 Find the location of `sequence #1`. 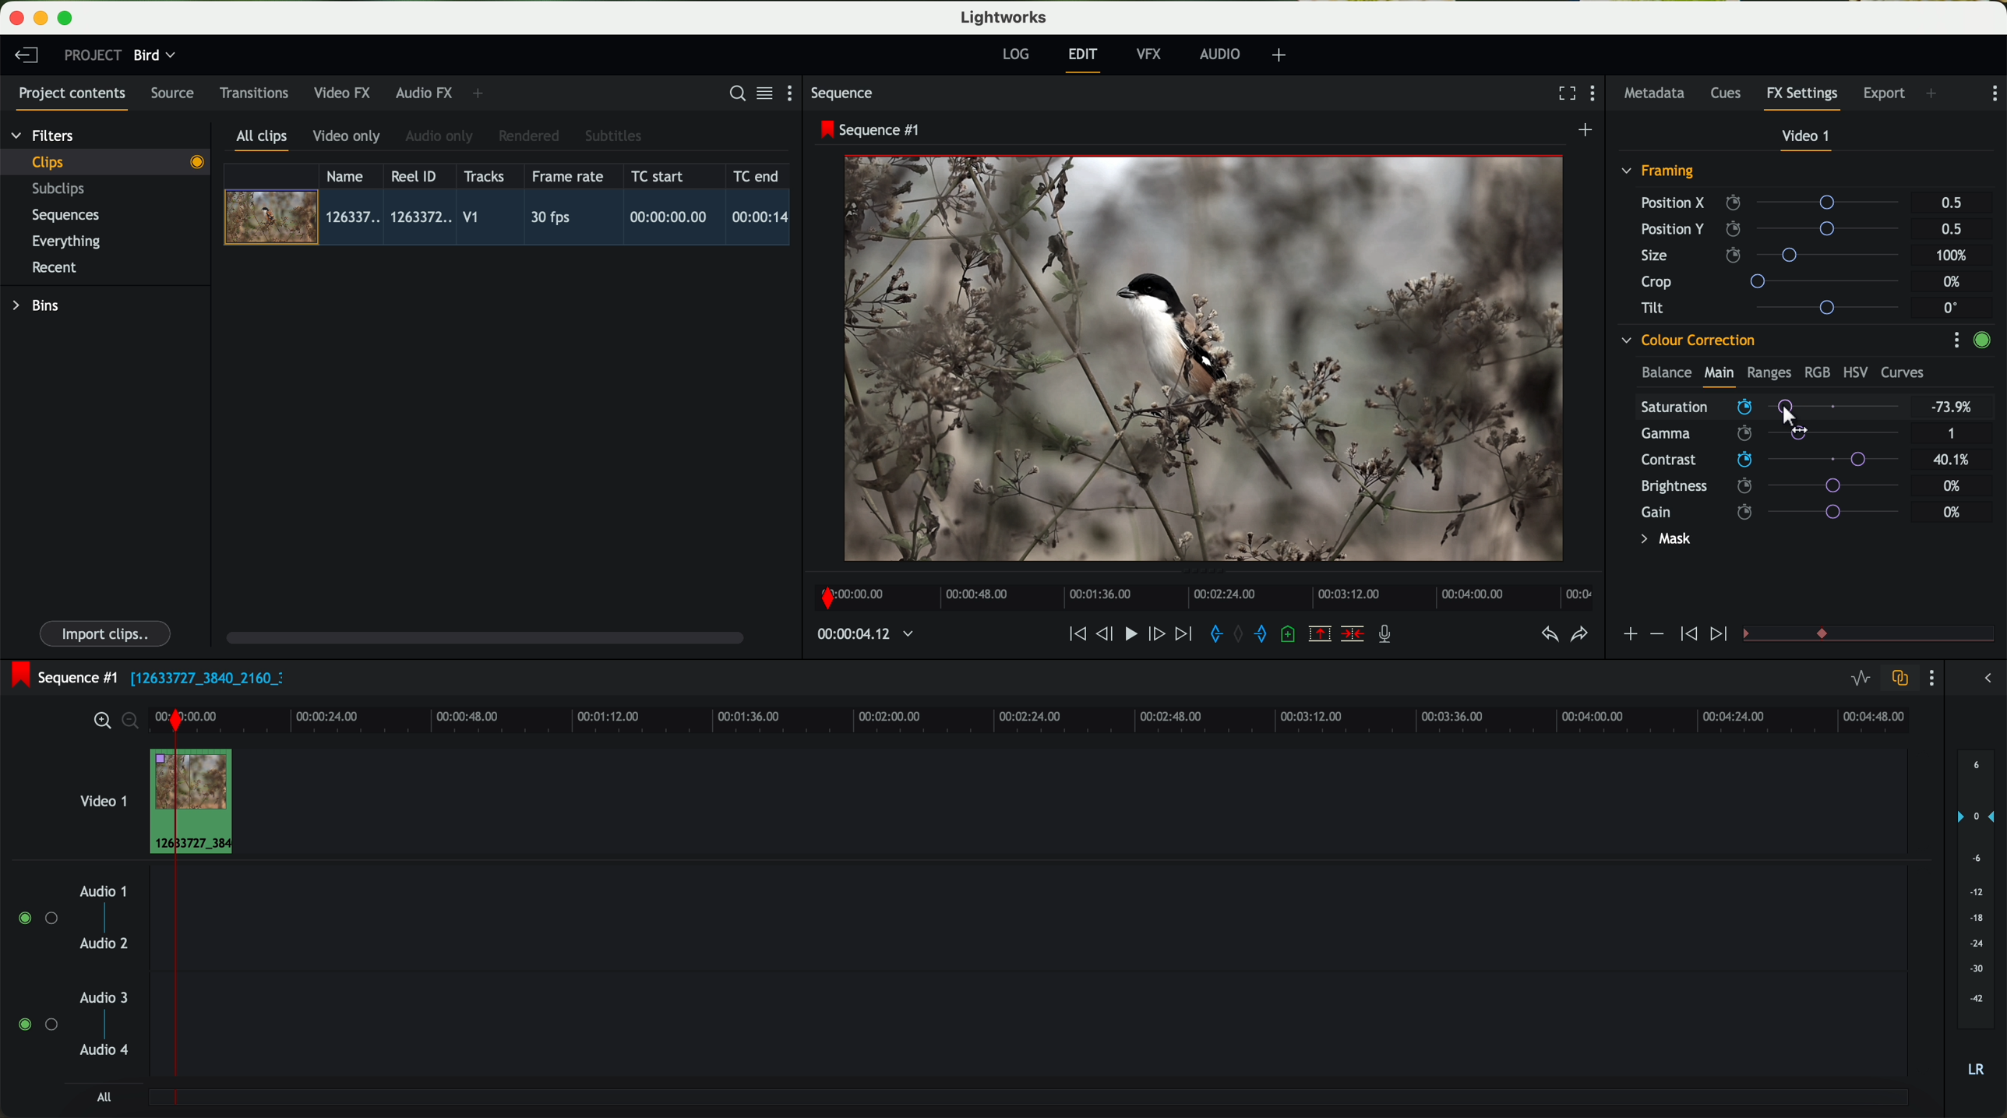

sequence #1 is located at coordinates (60, 677).